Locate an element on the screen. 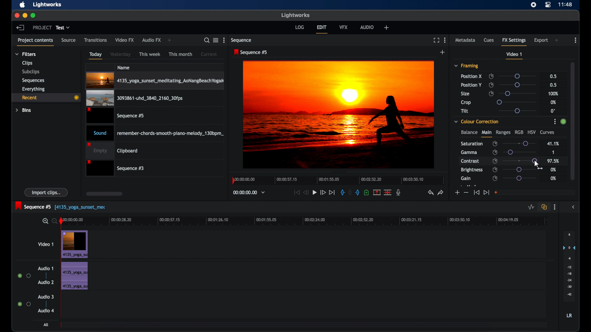 Image resolution: width=591 pixels, height=332 pixels. empty field is located at coordinates (535, 192).